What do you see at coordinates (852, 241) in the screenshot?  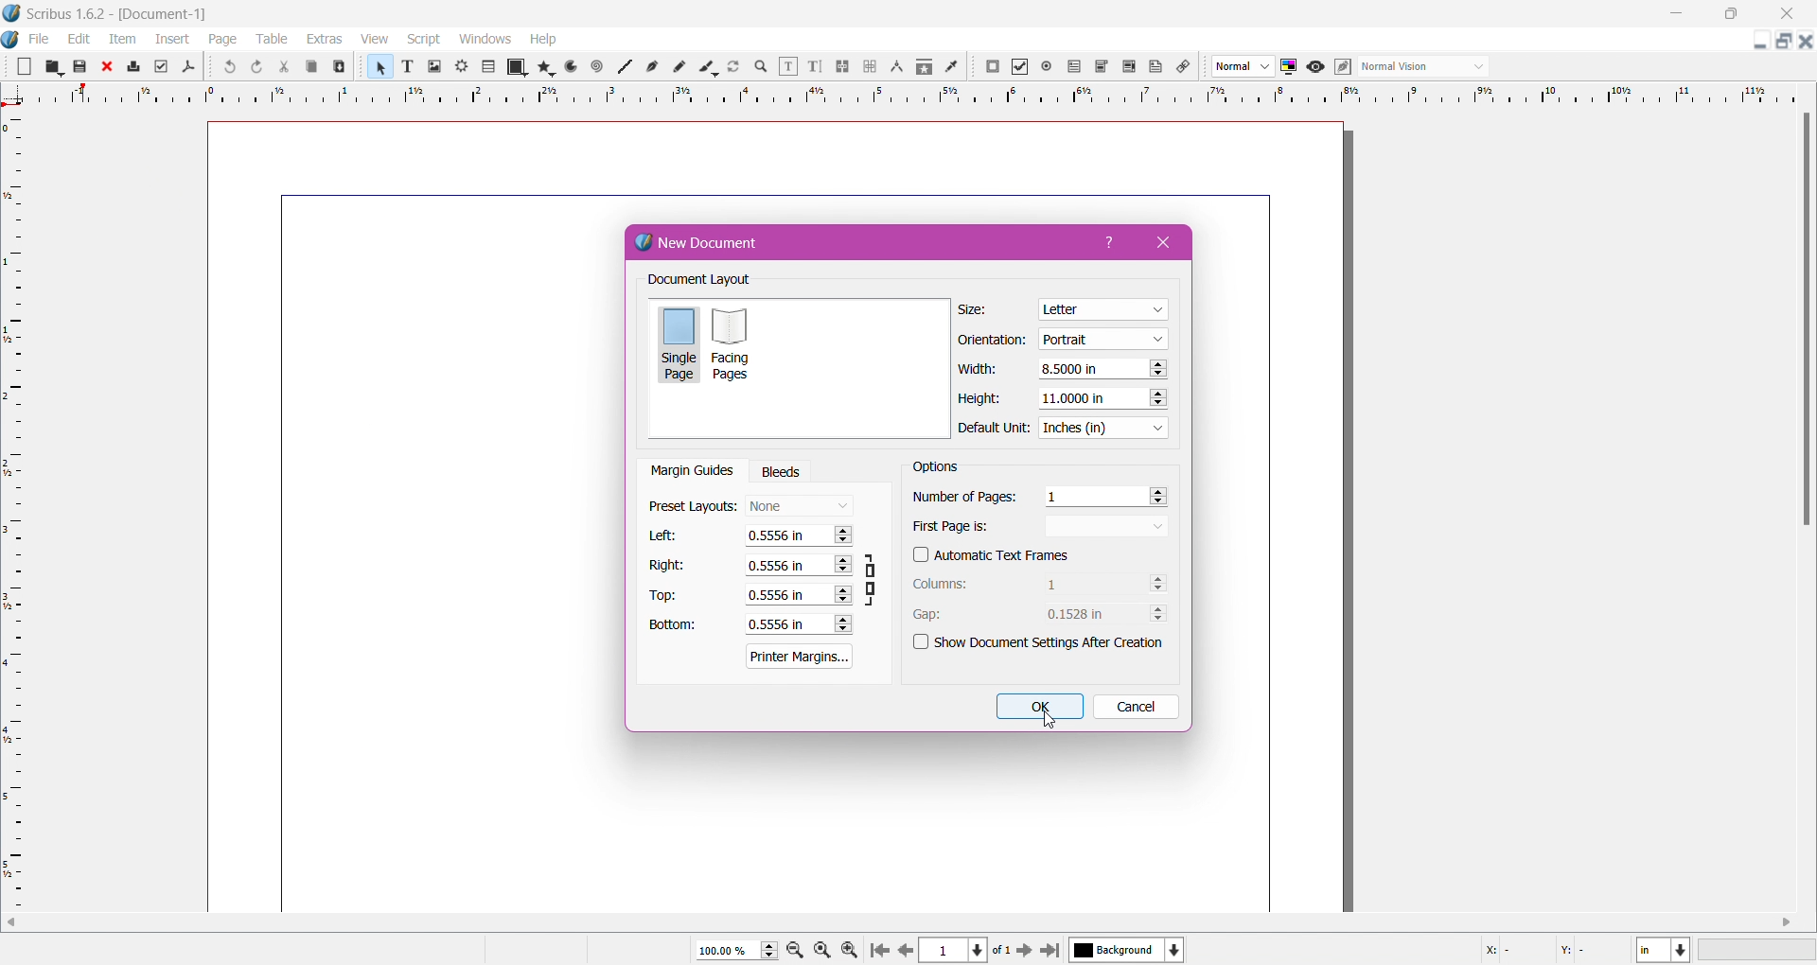 I see `new document tab` at bounding box center [852, 241].